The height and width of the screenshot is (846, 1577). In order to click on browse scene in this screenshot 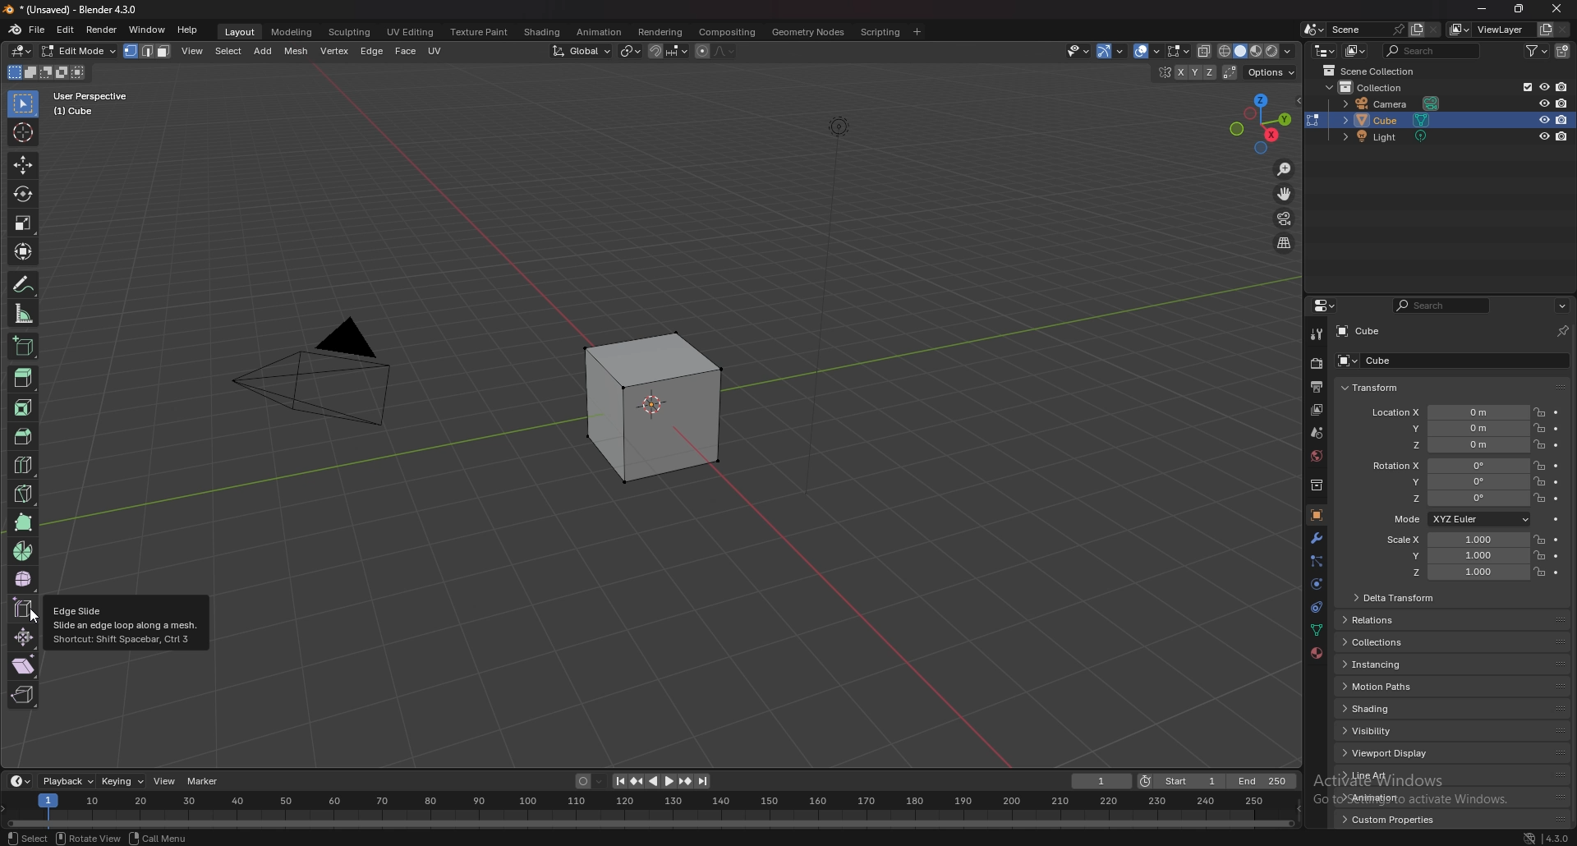, I will do `click(1312, 30)`.